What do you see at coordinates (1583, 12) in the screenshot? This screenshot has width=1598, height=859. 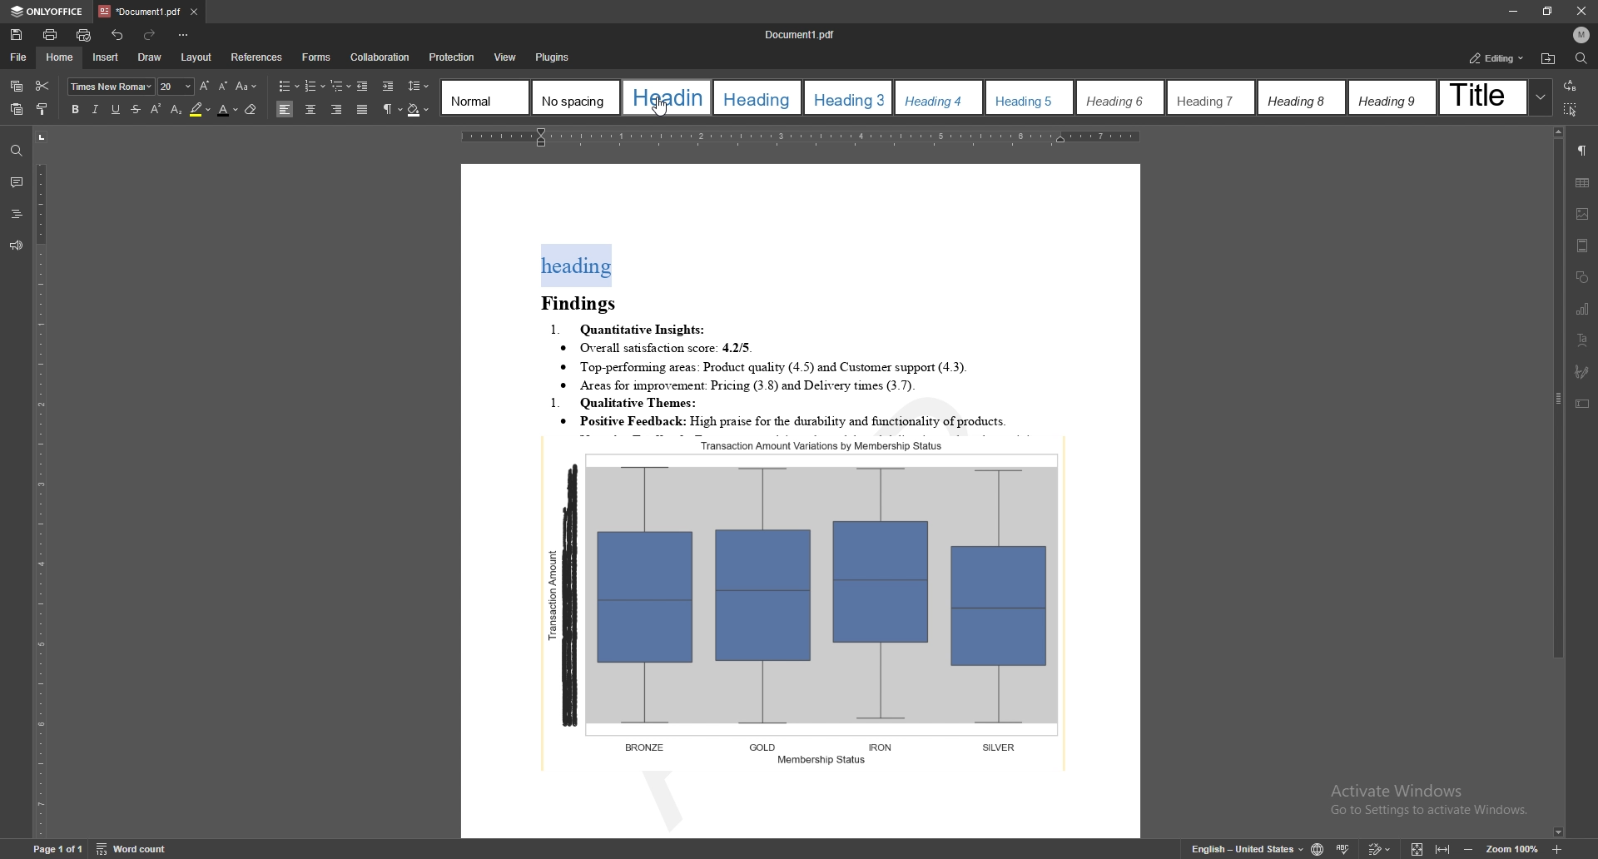 I see `close` at bounding box center [1583, 12].